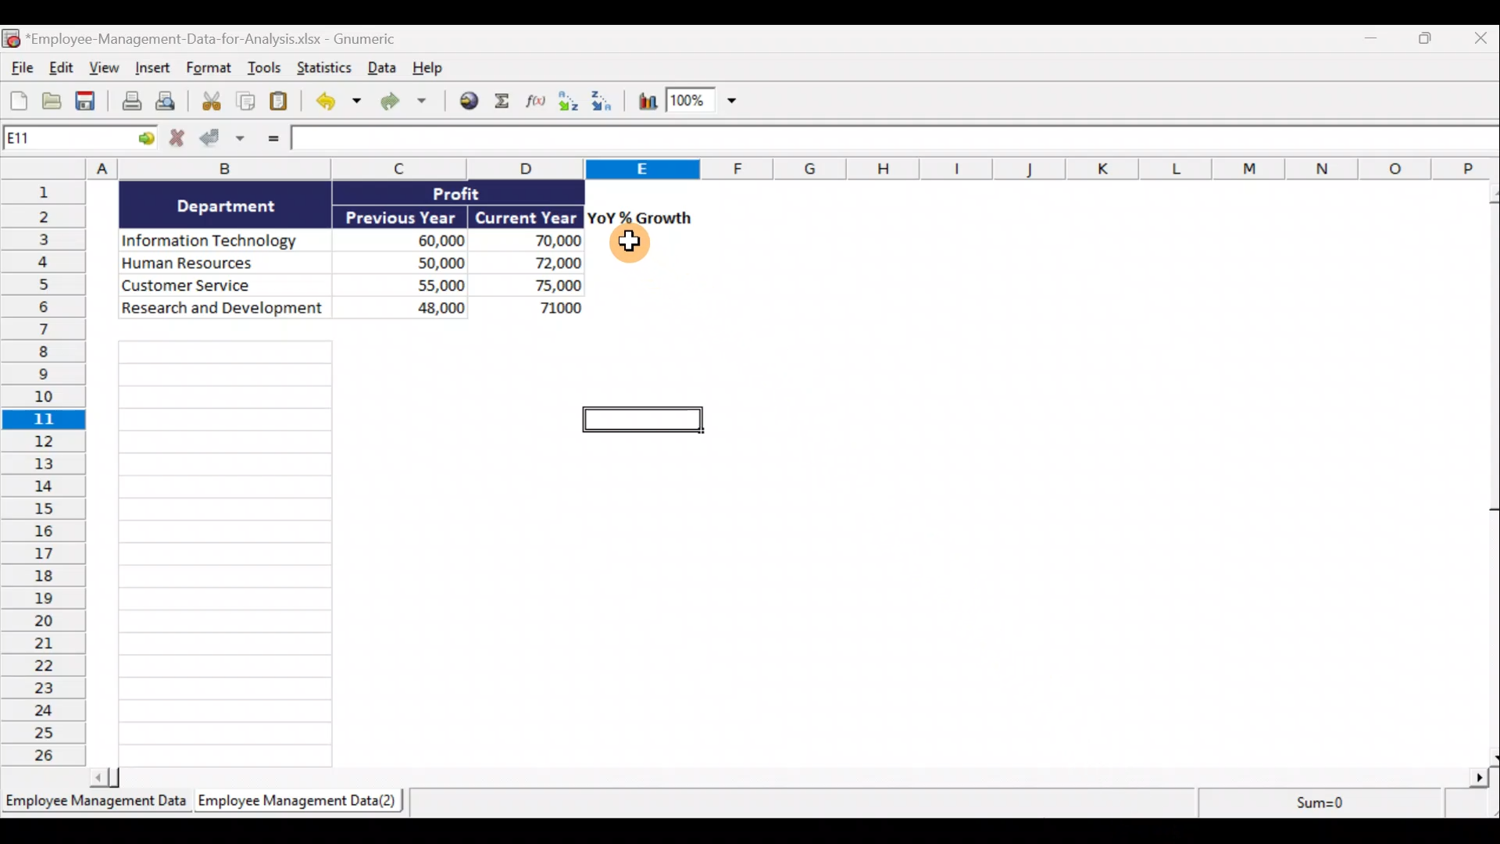 The width and height of the screenshot is (1500, 844). Describe the element at coordinates (646, 104) in the screenshot. I see `Insert a chart` at that location.